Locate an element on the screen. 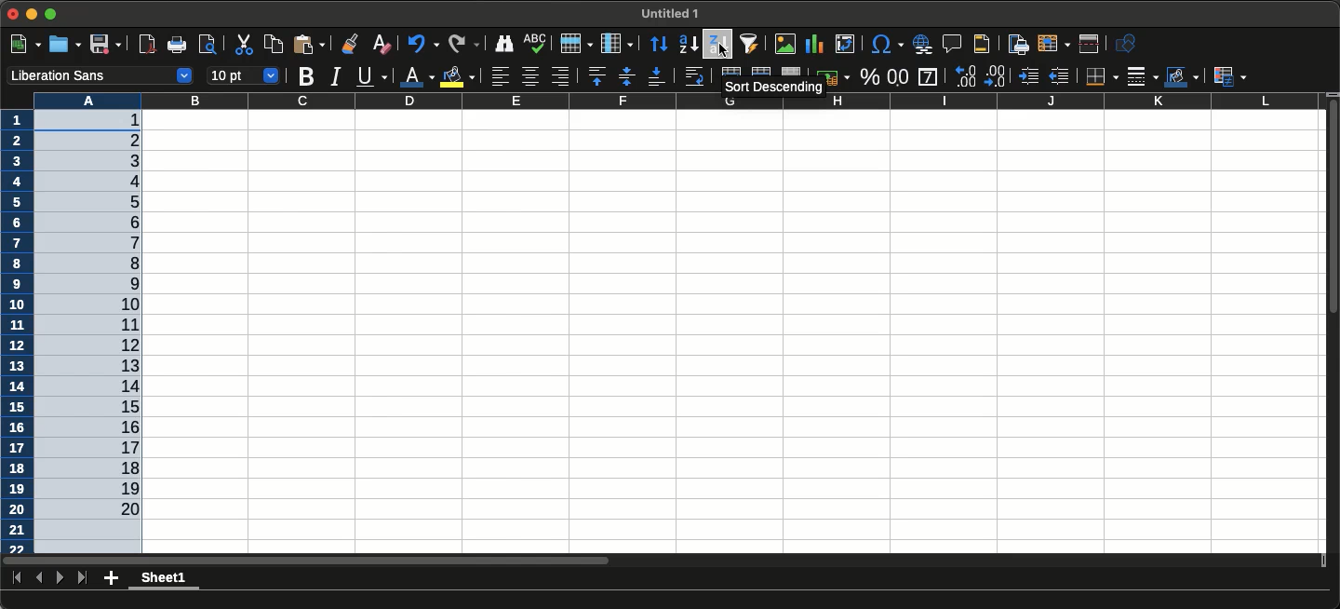  Center vertically is located at coordinates (623, 75).